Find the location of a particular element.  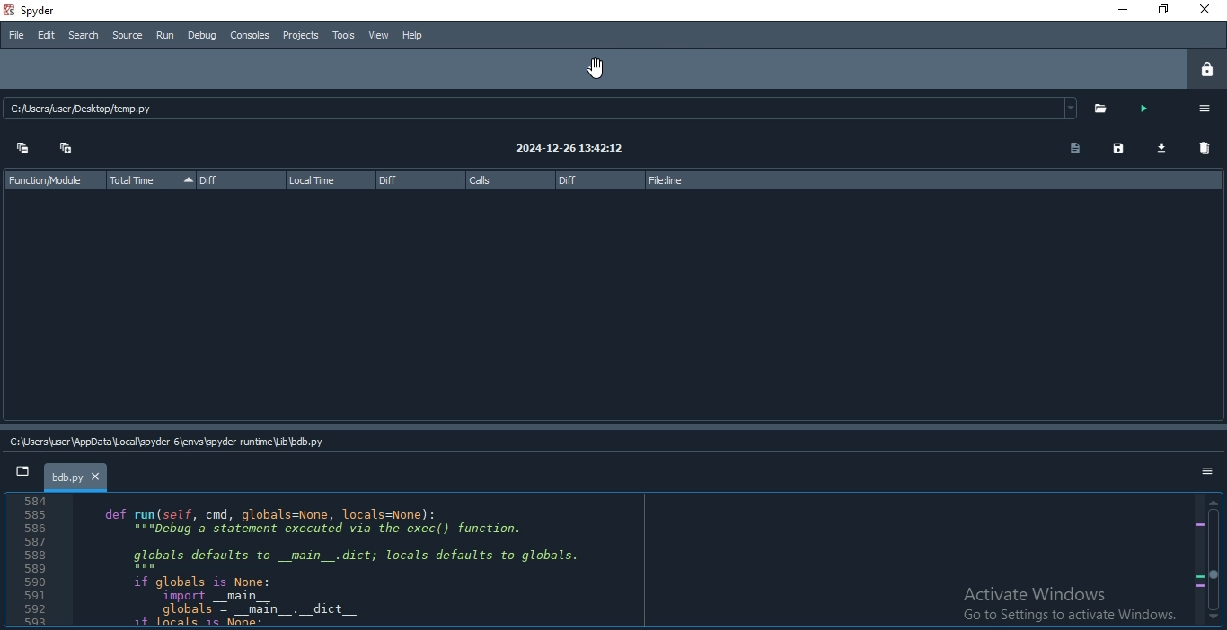

scroll bar is located at coordinates (1214, 562).